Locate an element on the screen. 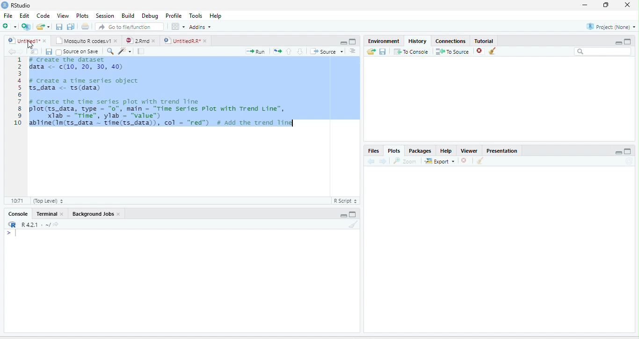 The height and width of the screenshot is (339, 639). Terminal is located at coordinates (45, 214).